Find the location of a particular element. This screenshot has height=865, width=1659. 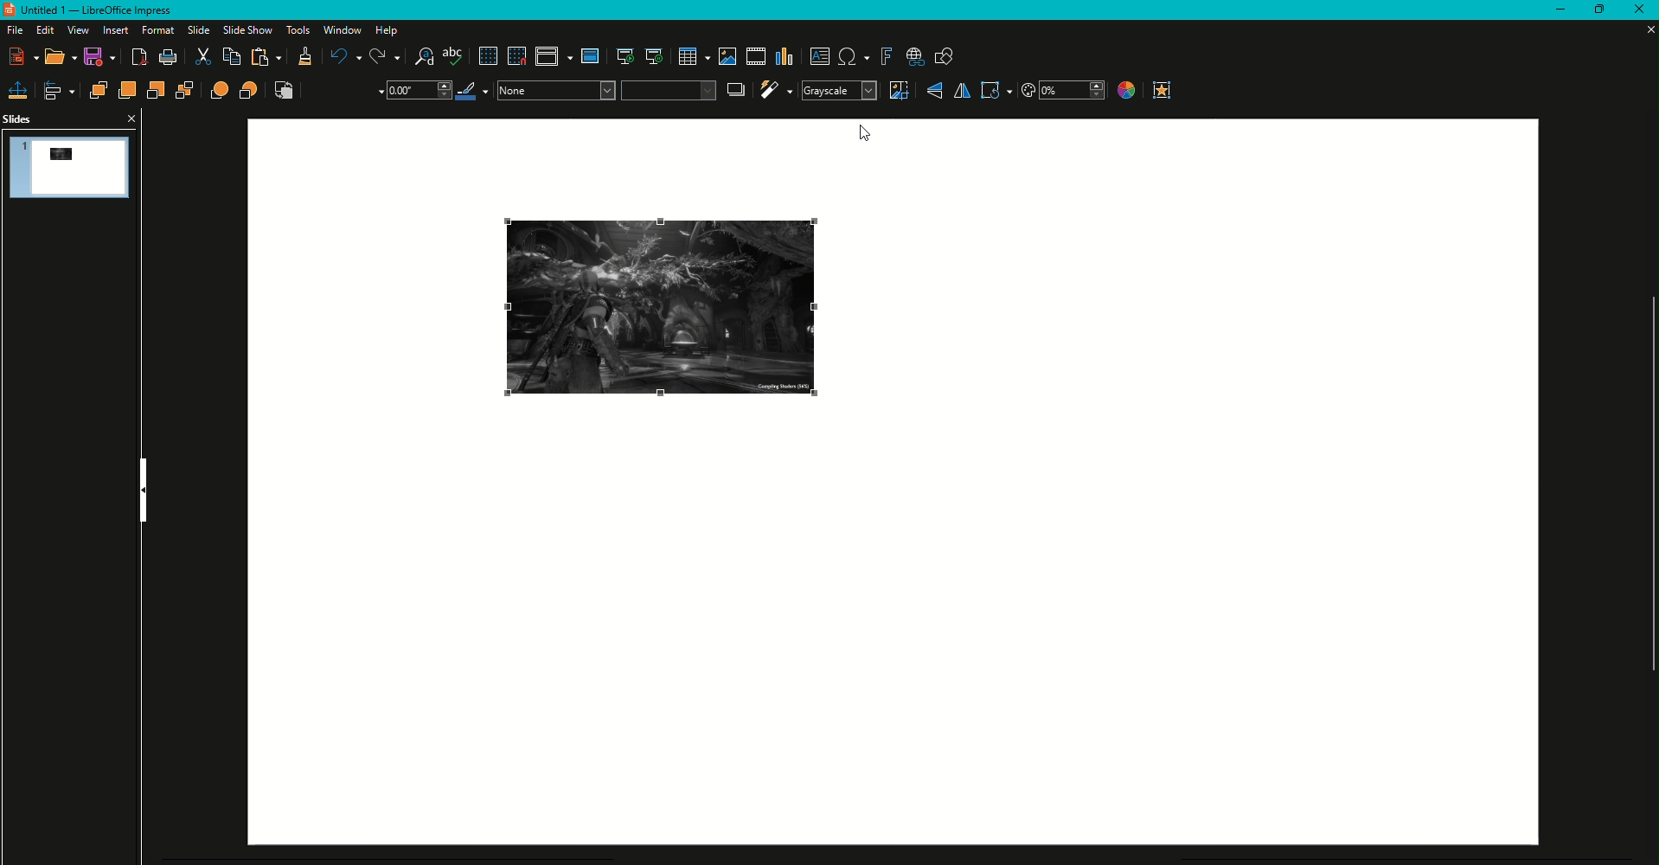

Save is located at coordinates (103, 59).